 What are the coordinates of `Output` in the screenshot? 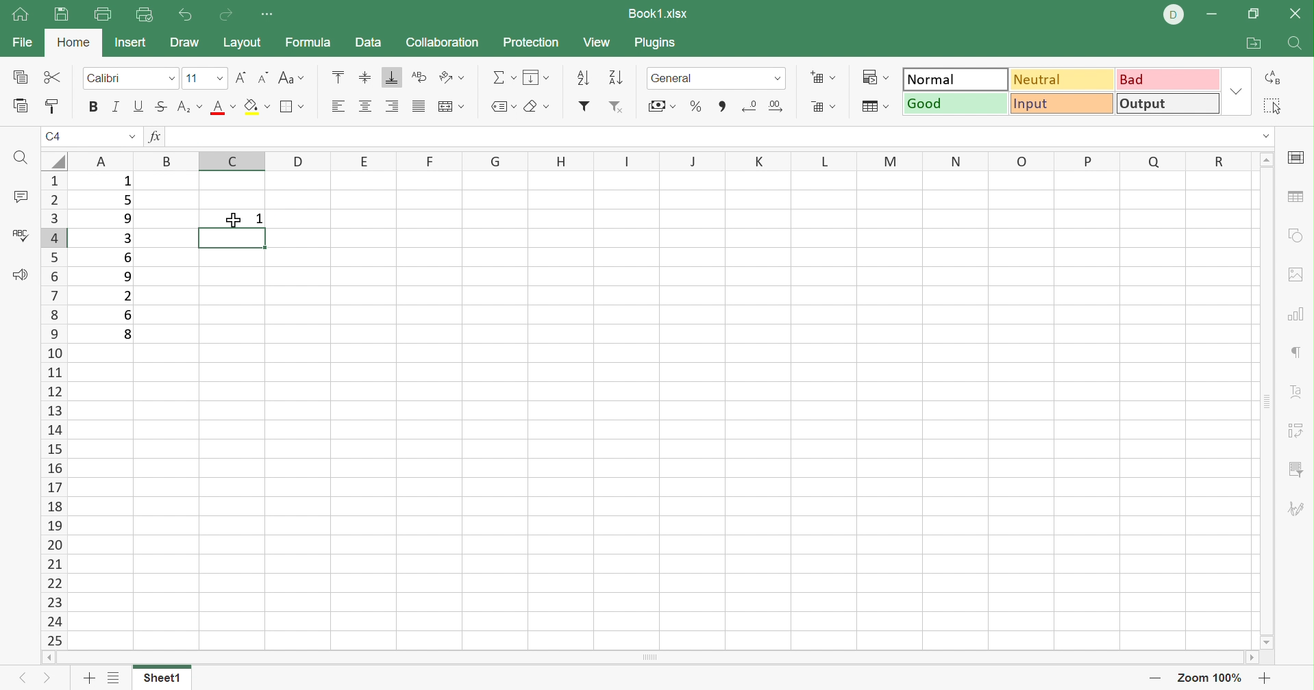 It's located at (1167, 104).